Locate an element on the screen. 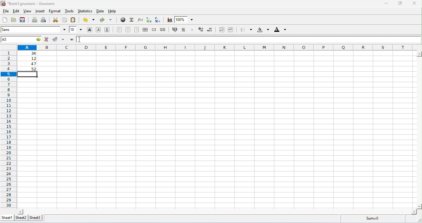  foreground is located at coordinates (280, 29).